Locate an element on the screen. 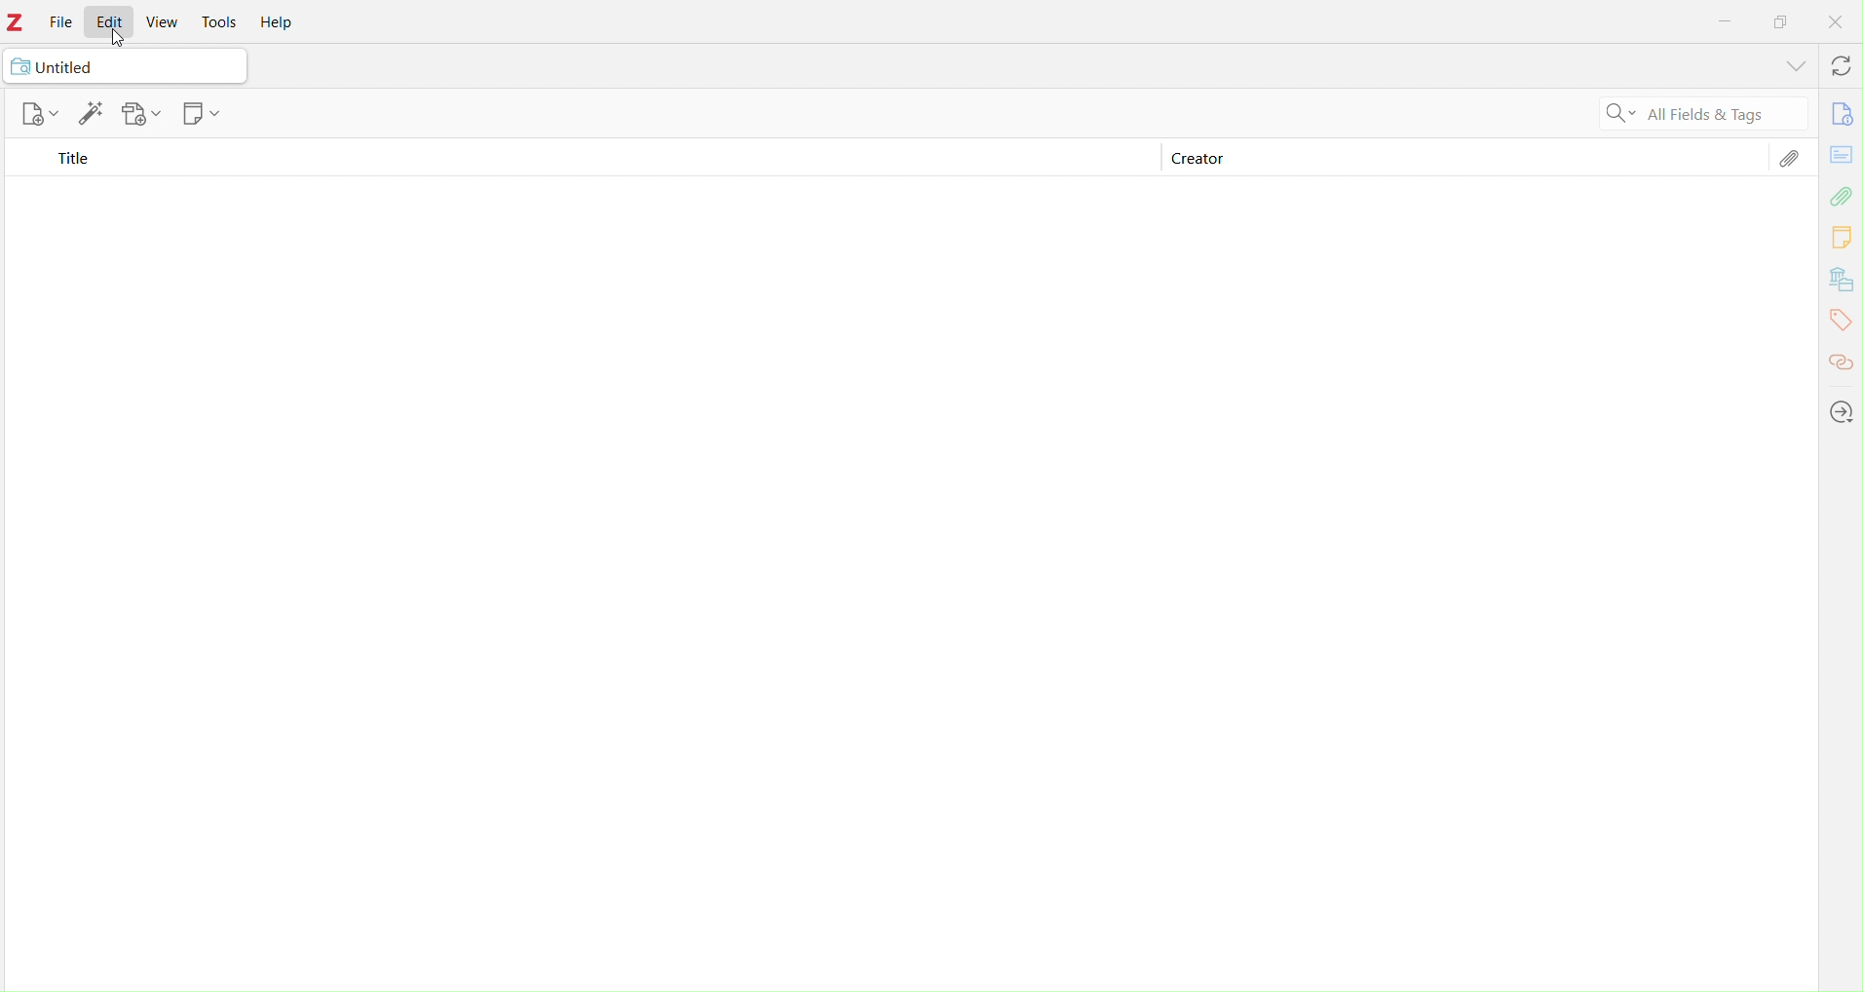 This screenshot has width=1863, height=992. Cursor is located at coordinates (118, 34).